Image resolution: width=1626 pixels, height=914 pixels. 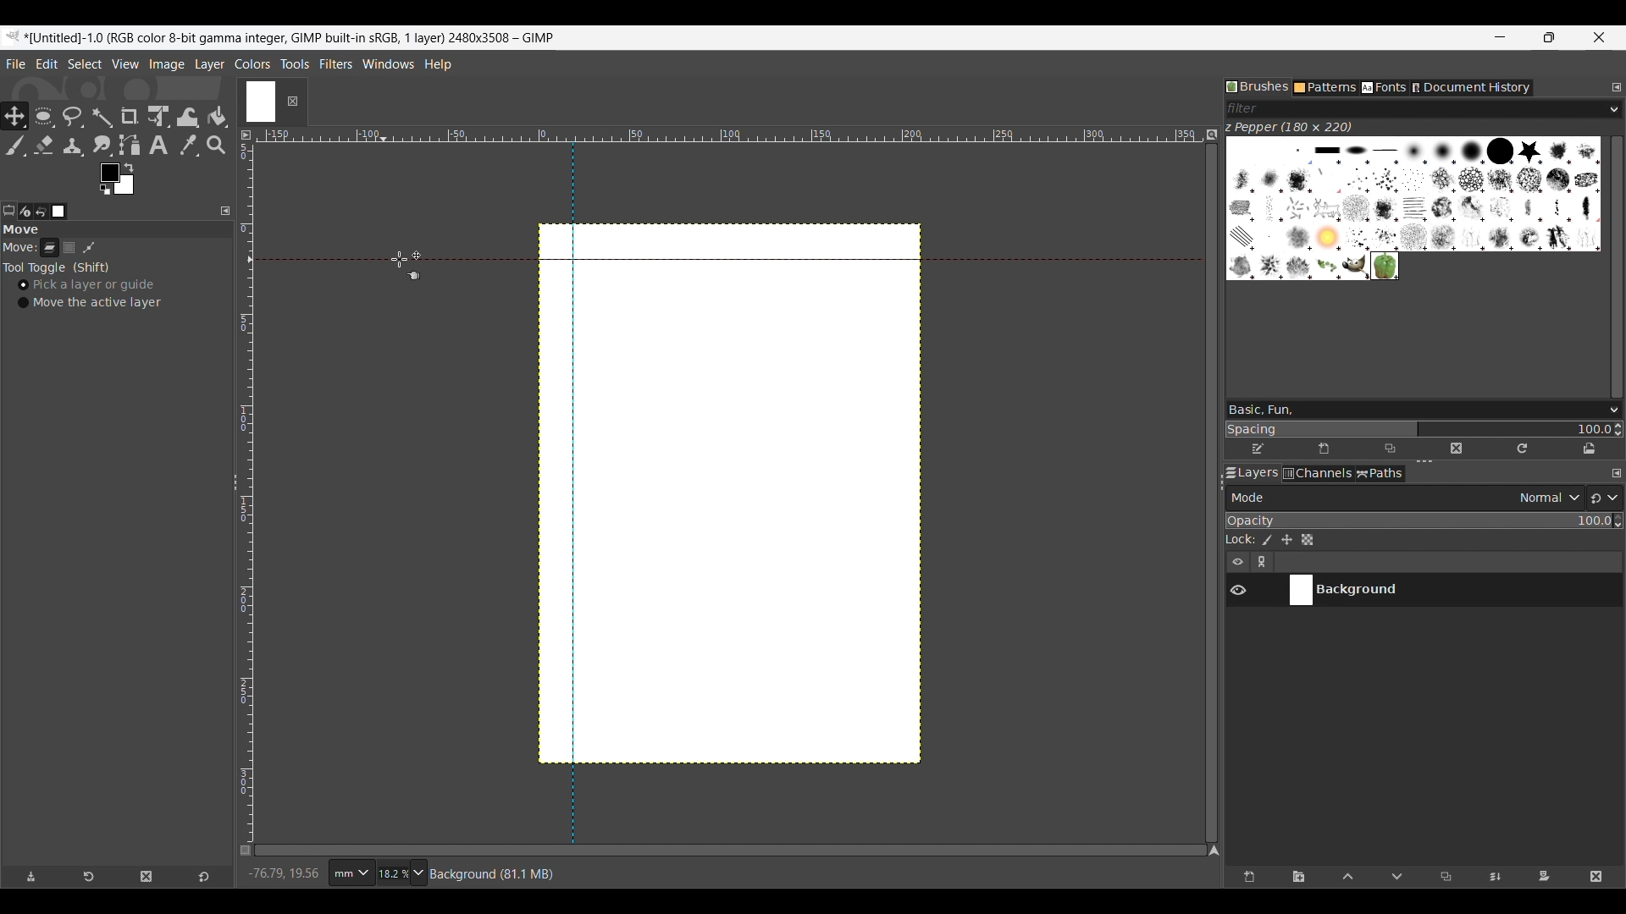 What do you see at coordinates (1380, 473) in the screenshot?
I see `Paths tab` at bounding box center [1380, 473].